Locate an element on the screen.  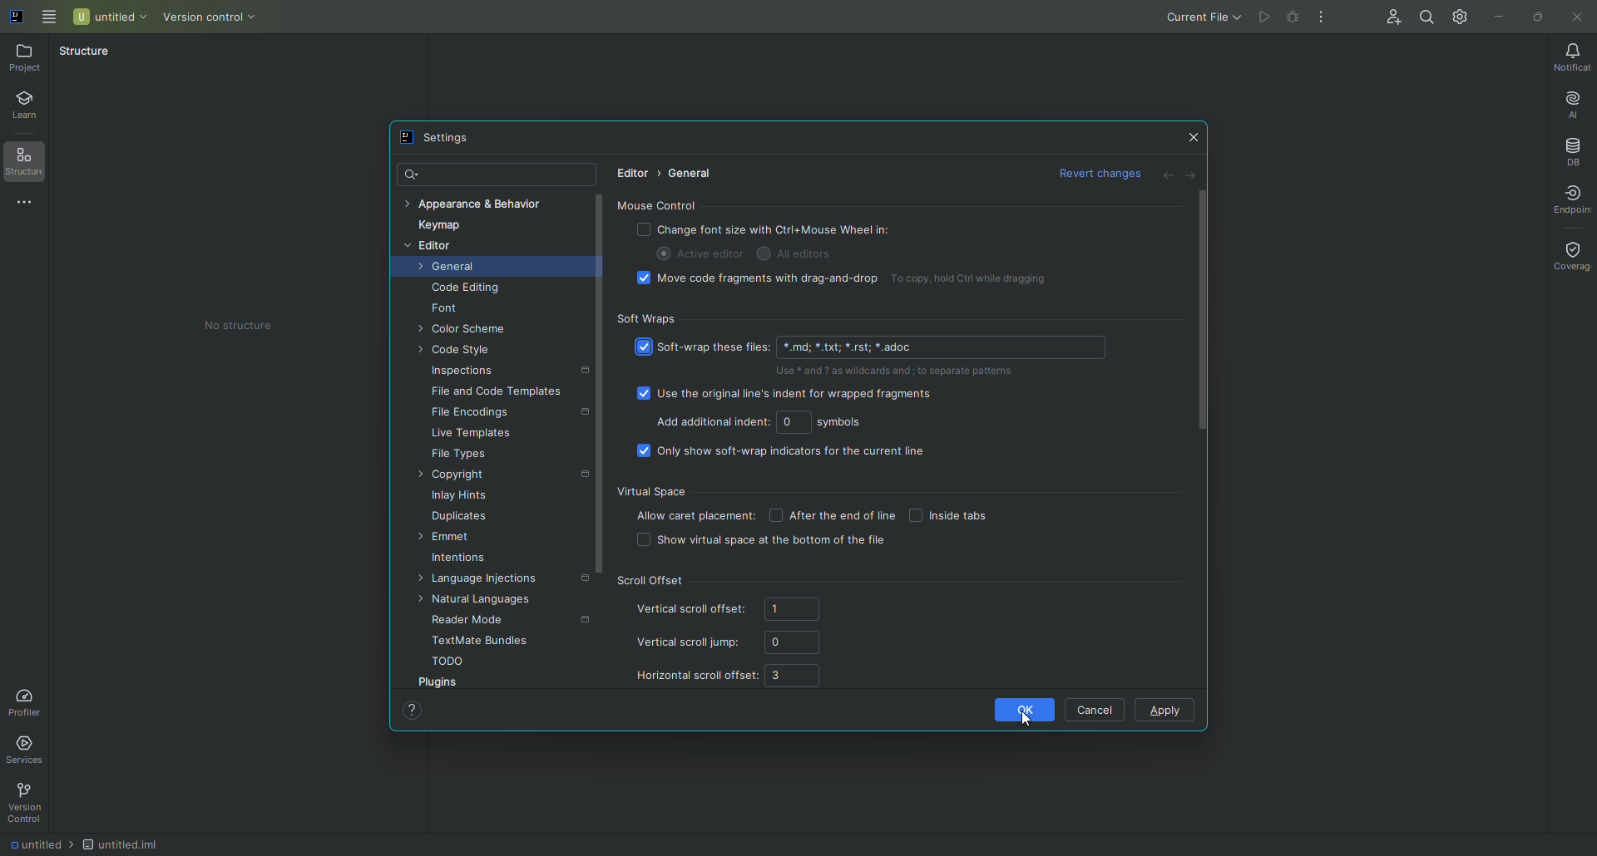
Close is located at coordinates (1577, 18).